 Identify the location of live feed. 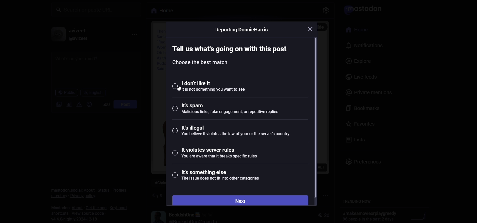
(357, 77).